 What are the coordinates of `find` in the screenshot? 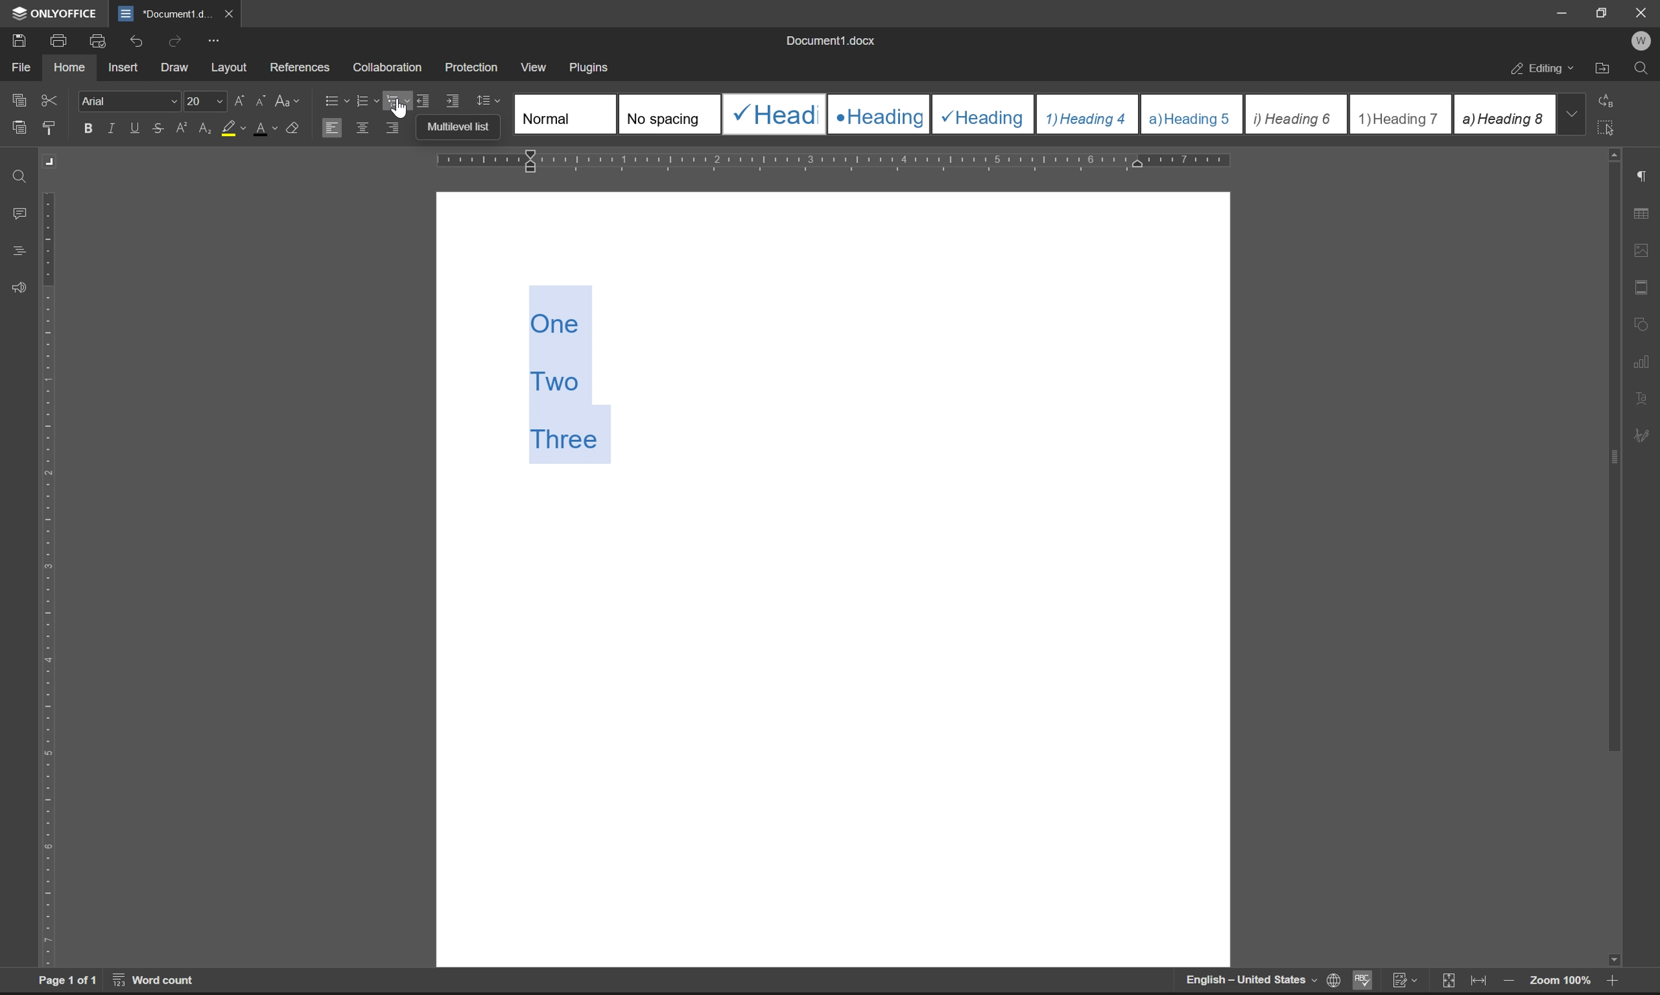 It's located at (21, 178).